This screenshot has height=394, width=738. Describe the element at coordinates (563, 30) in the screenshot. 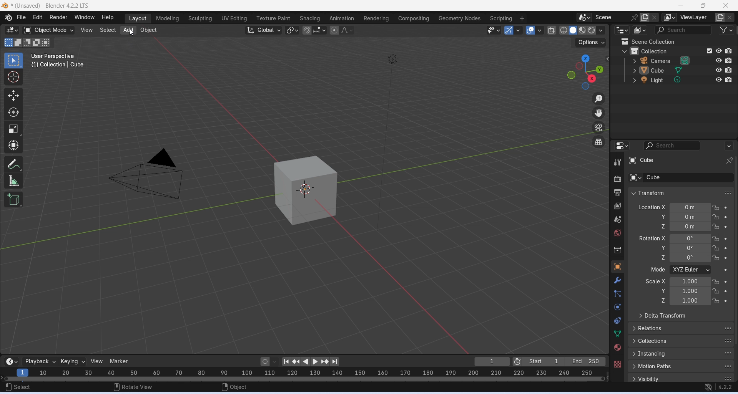

I see `wireframe viewport shading` at that location.